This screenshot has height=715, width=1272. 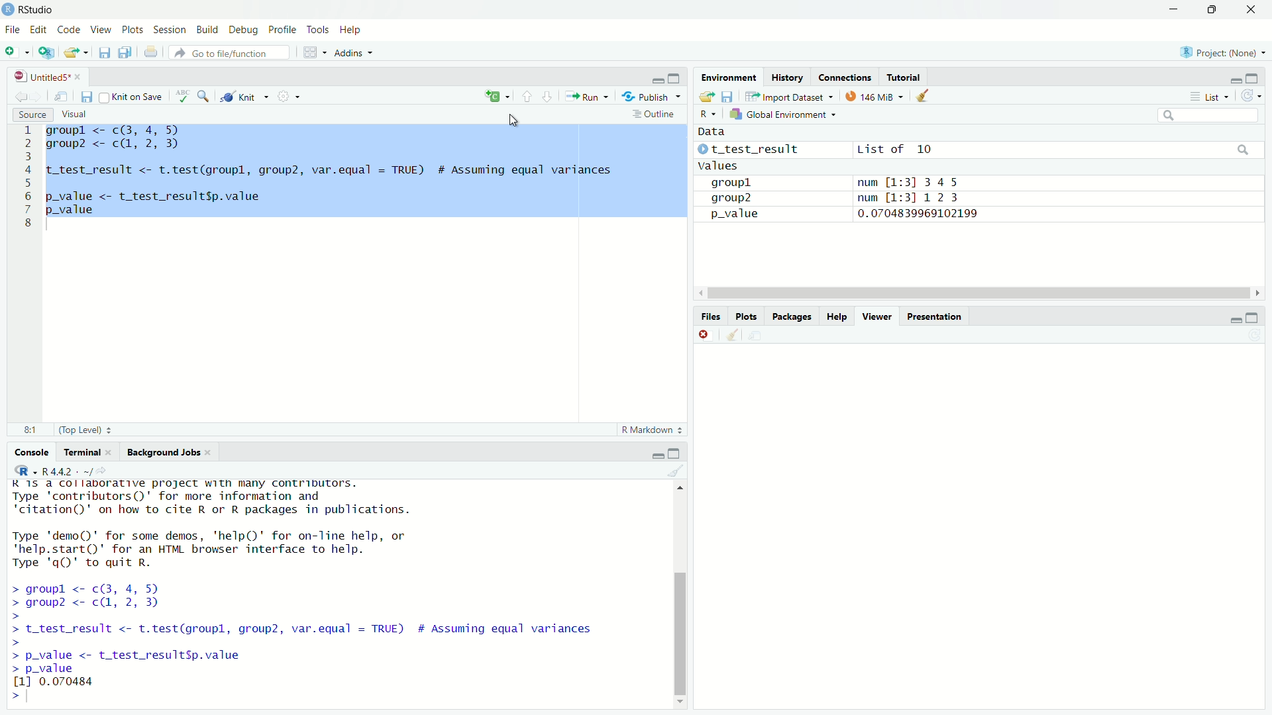 I want to click on clear objects from workspace, so click(x=925, y=95).